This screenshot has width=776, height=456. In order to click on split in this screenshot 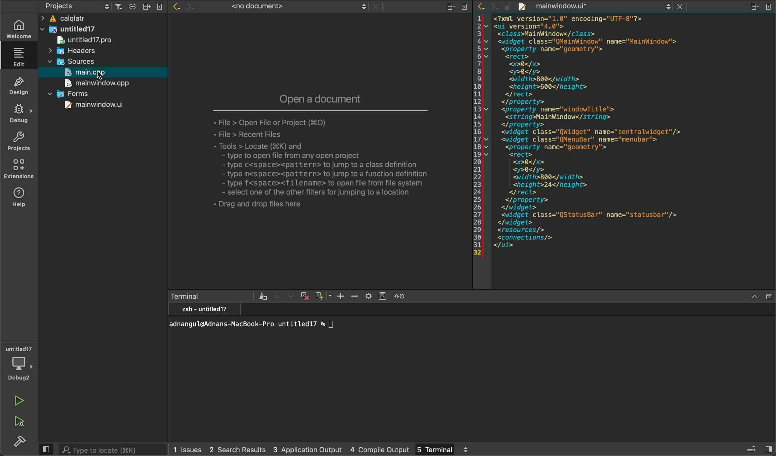, I will do `click(754, 7)`.